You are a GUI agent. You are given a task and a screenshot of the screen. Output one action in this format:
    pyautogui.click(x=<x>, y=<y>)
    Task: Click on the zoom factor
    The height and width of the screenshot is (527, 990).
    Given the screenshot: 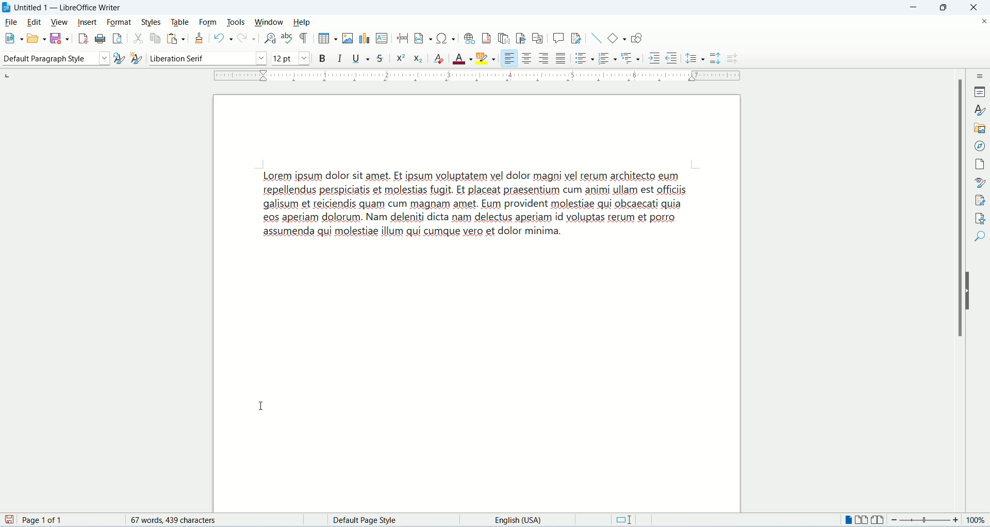 What is the action you would take?
    pyautogui.click(x=938, y=519)
    